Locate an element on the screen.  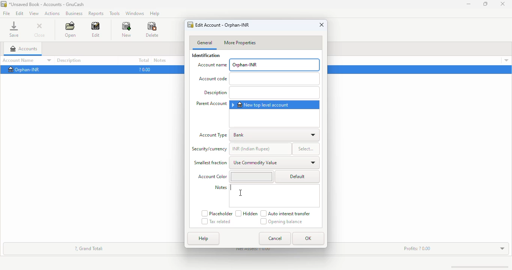
add description is located at coordinates (274, 93).